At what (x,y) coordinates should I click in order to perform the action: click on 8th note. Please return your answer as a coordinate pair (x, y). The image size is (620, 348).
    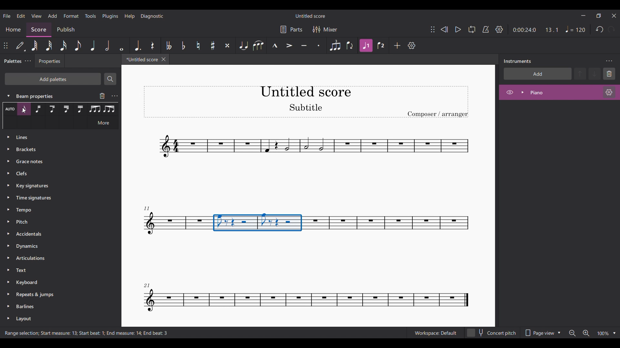
    Looking at the image, I should click on (78, 45).